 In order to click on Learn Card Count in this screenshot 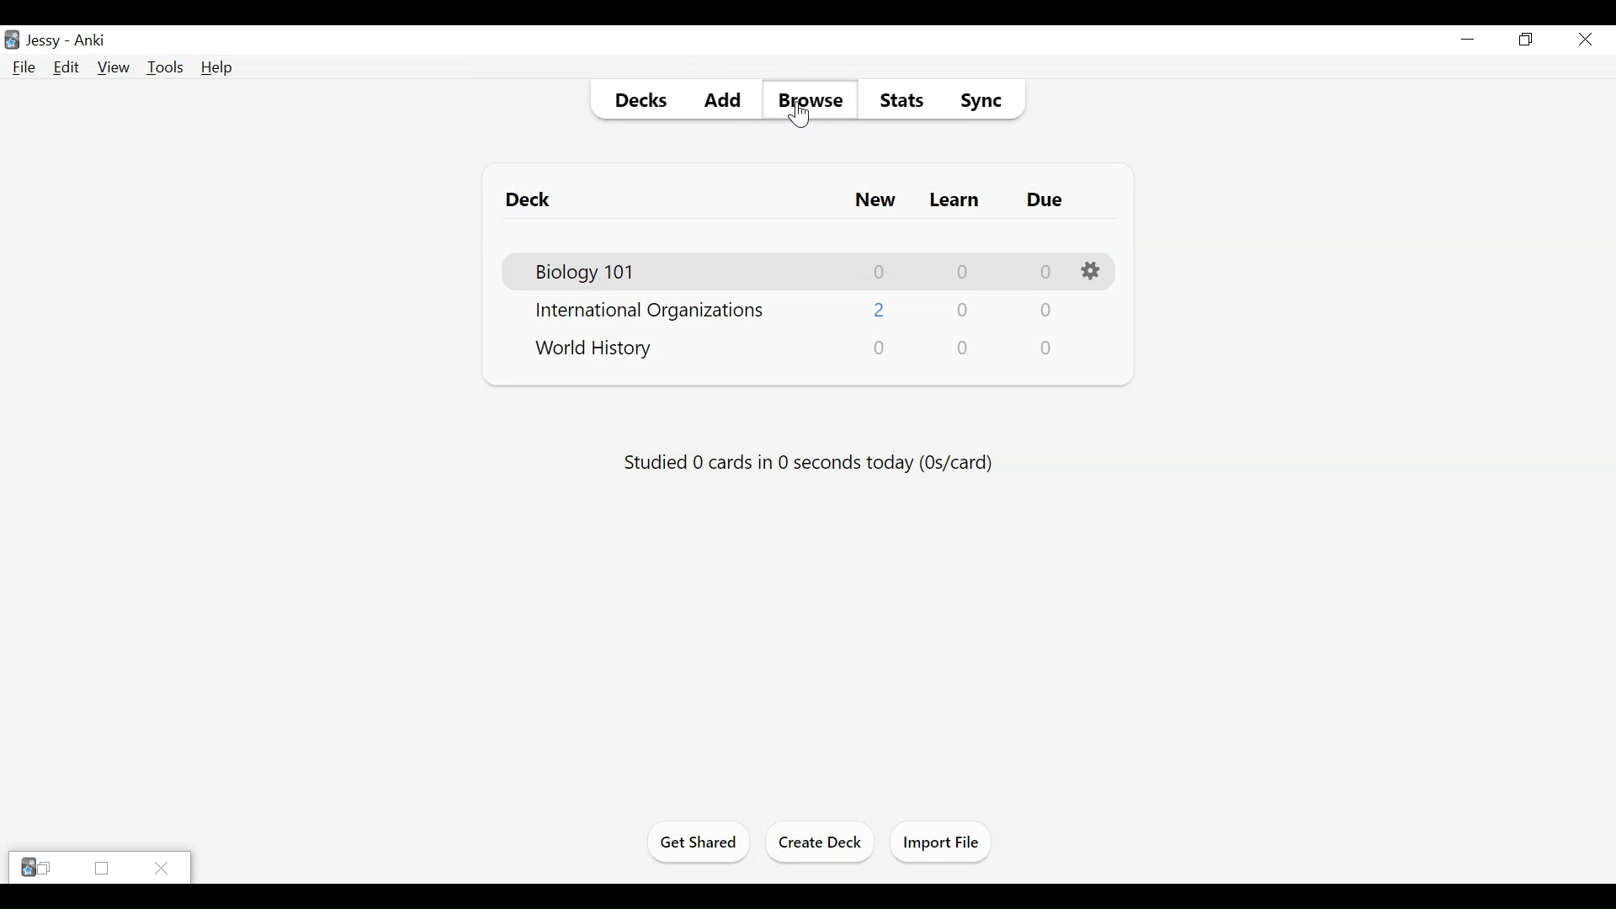, I will do `click(962, 309)`.